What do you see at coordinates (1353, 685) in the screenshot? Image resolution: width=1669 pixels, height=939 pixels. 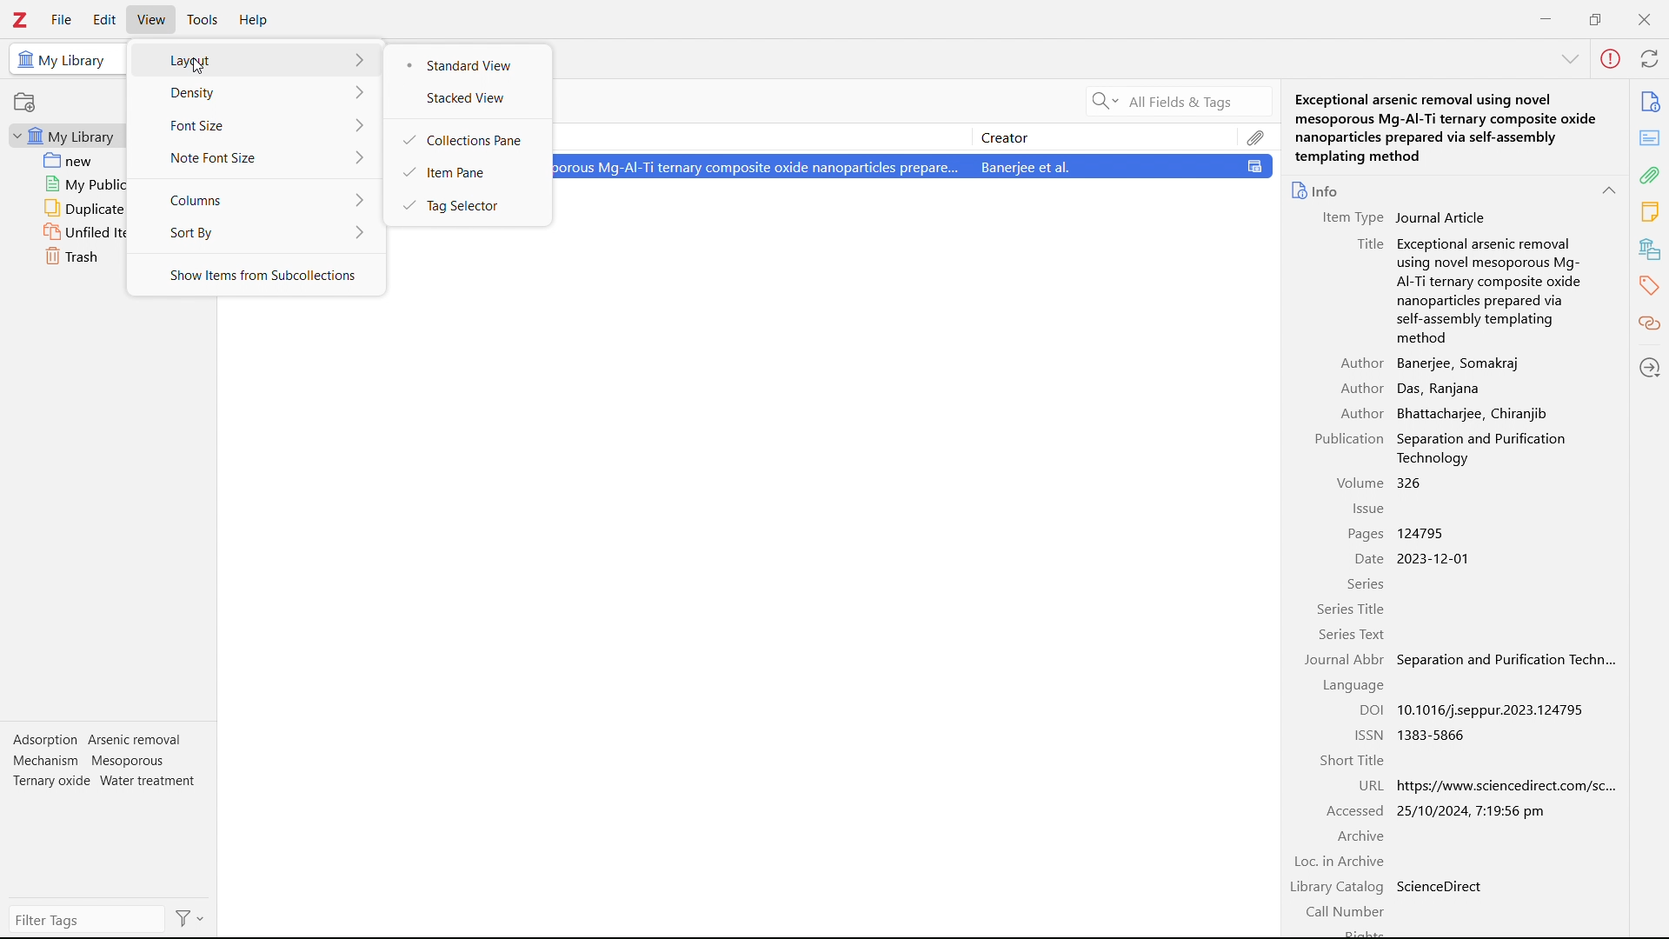 I see `Language` at bounding box center [1353, 685].